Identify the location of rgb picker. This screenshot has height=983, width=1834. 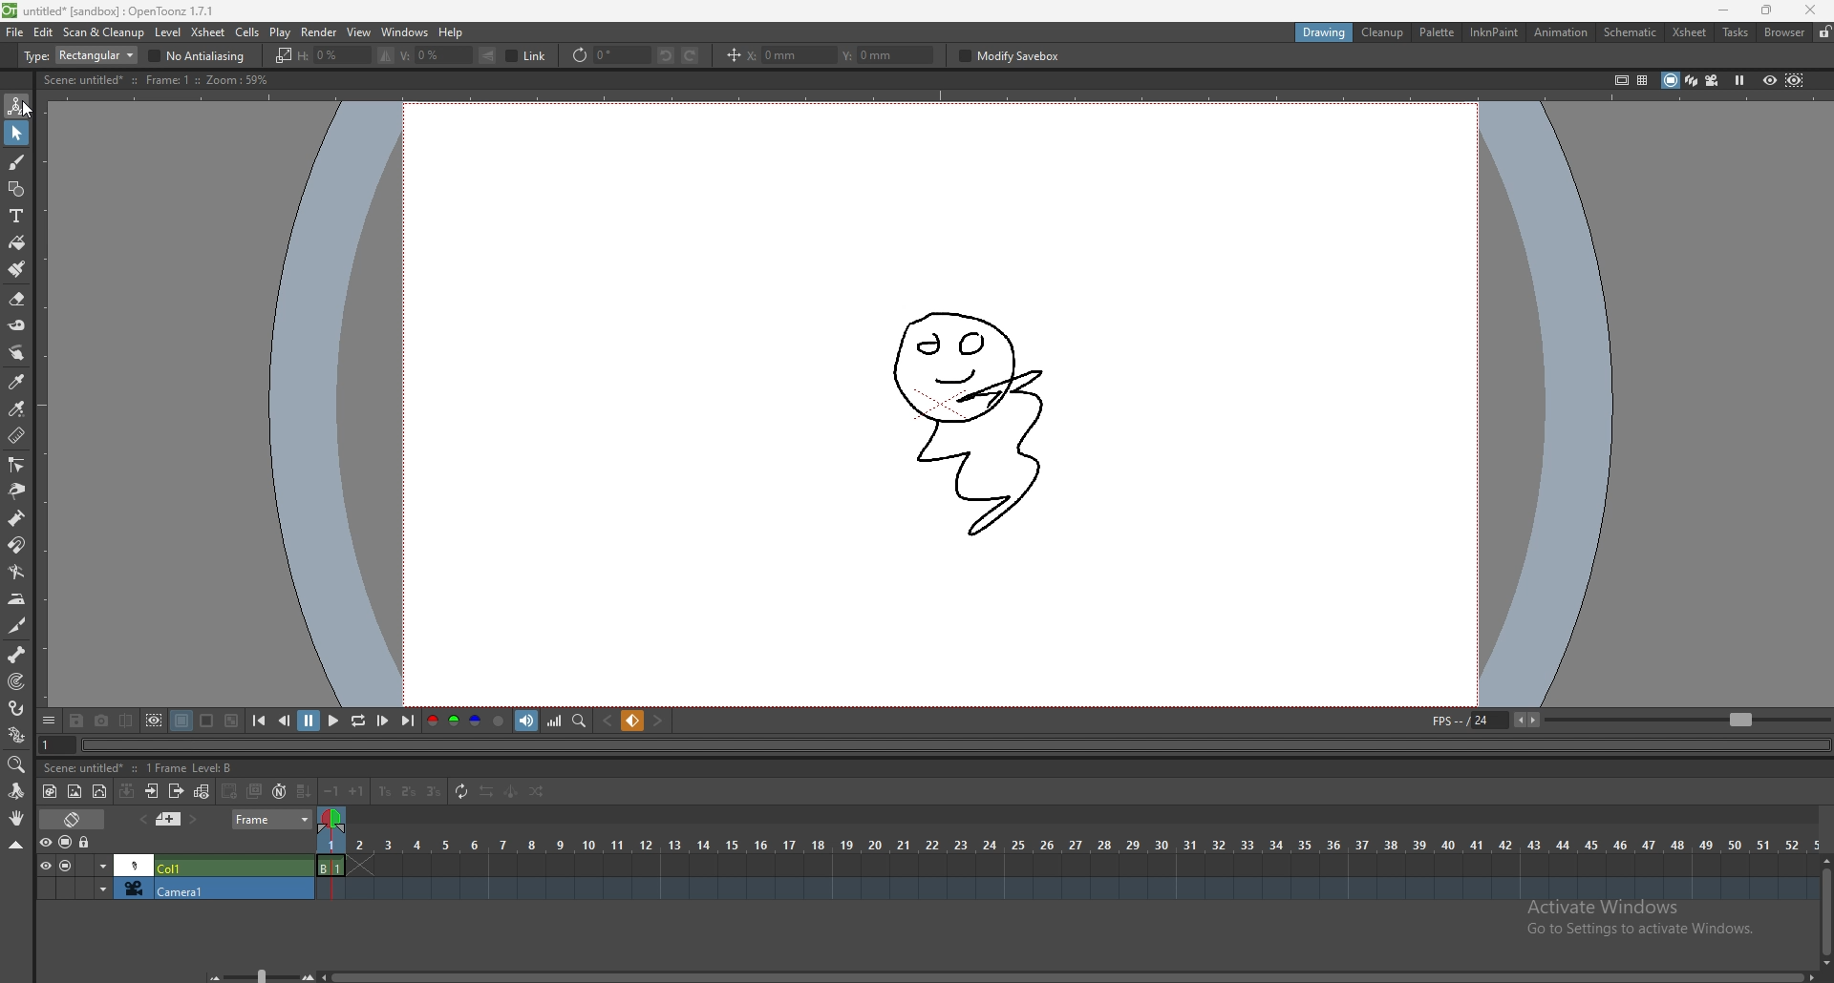
(15, 408).